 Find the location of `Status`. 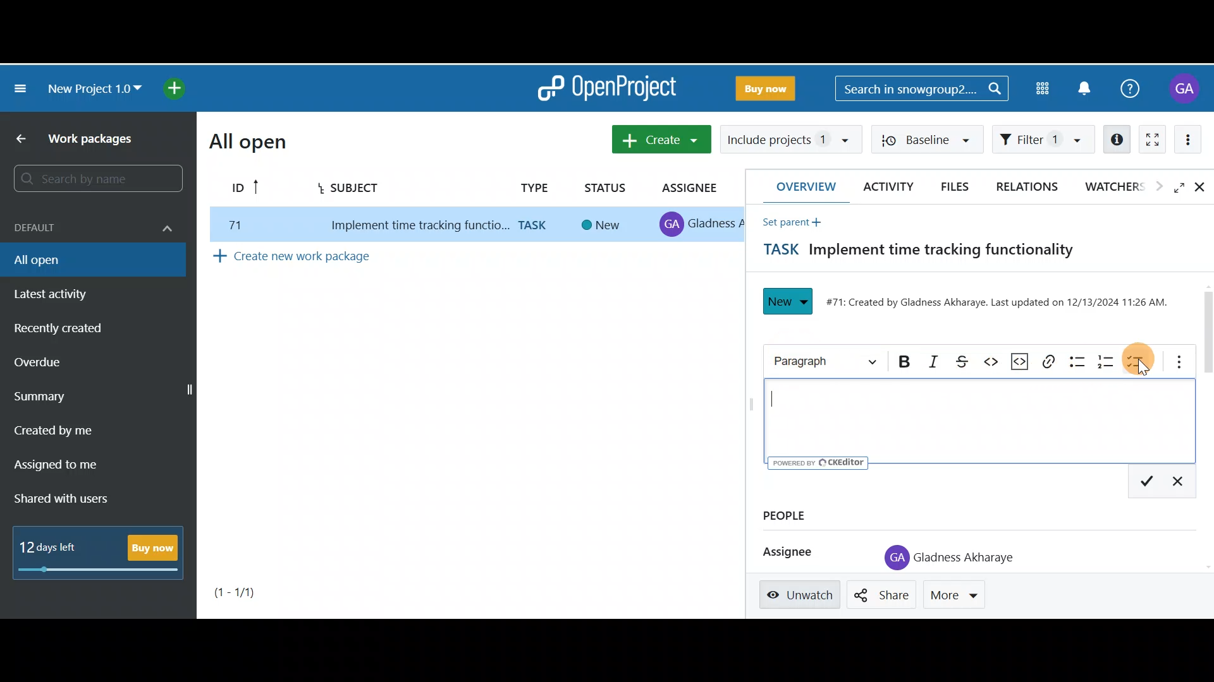

Status is located at coordinates (606, 185).